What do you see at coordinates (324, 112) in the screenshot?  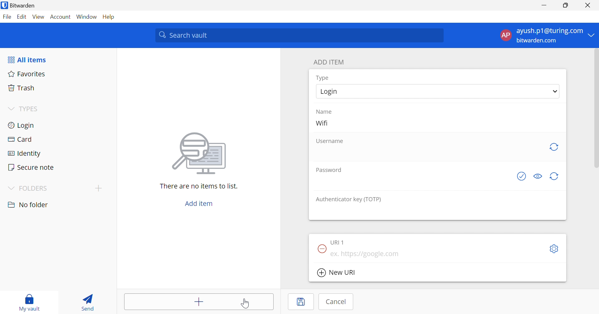 I see `Name` at bounding box center [324, 112].